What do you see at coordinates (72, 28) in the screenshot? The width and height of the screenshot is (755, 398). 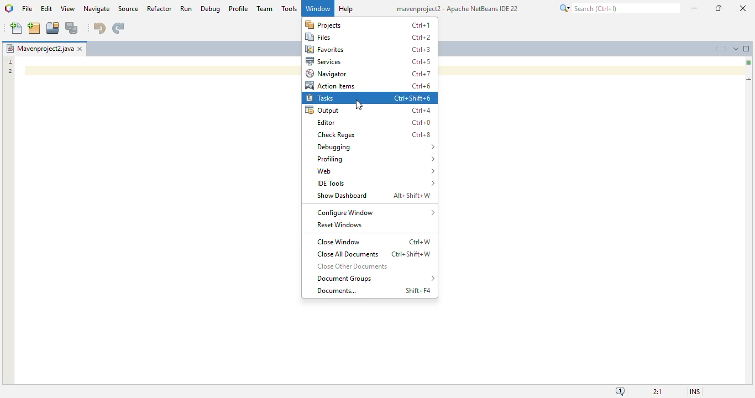 I see `save all` at bounding box center [72, 28].